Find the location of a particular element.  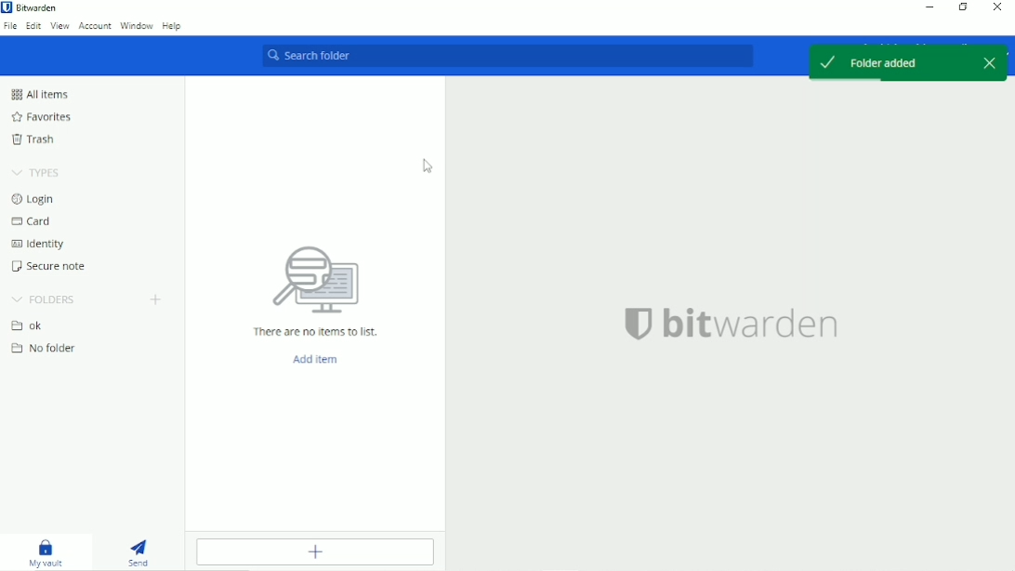

All Items is located at coordinates (41, 94).